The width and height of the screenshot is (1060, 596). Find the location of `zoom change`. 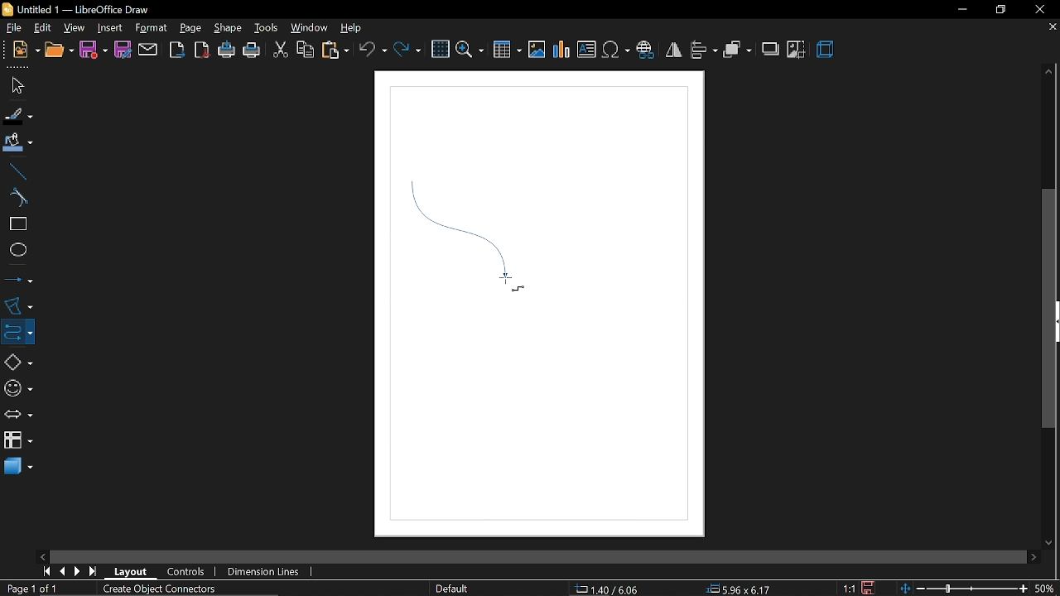

zoom change is located at coordinates (966, 589).